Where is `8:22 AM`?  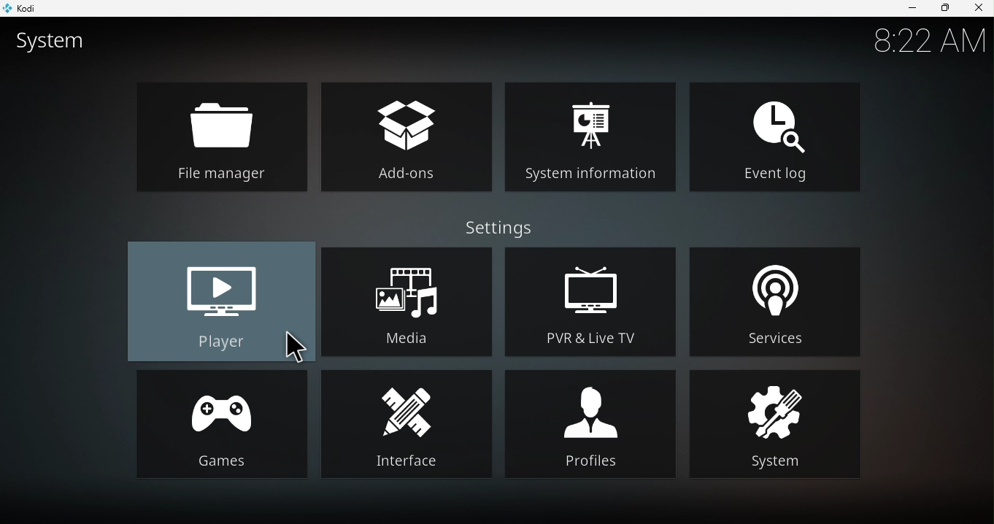
8:22 AM is located at coordinates (928, 46).